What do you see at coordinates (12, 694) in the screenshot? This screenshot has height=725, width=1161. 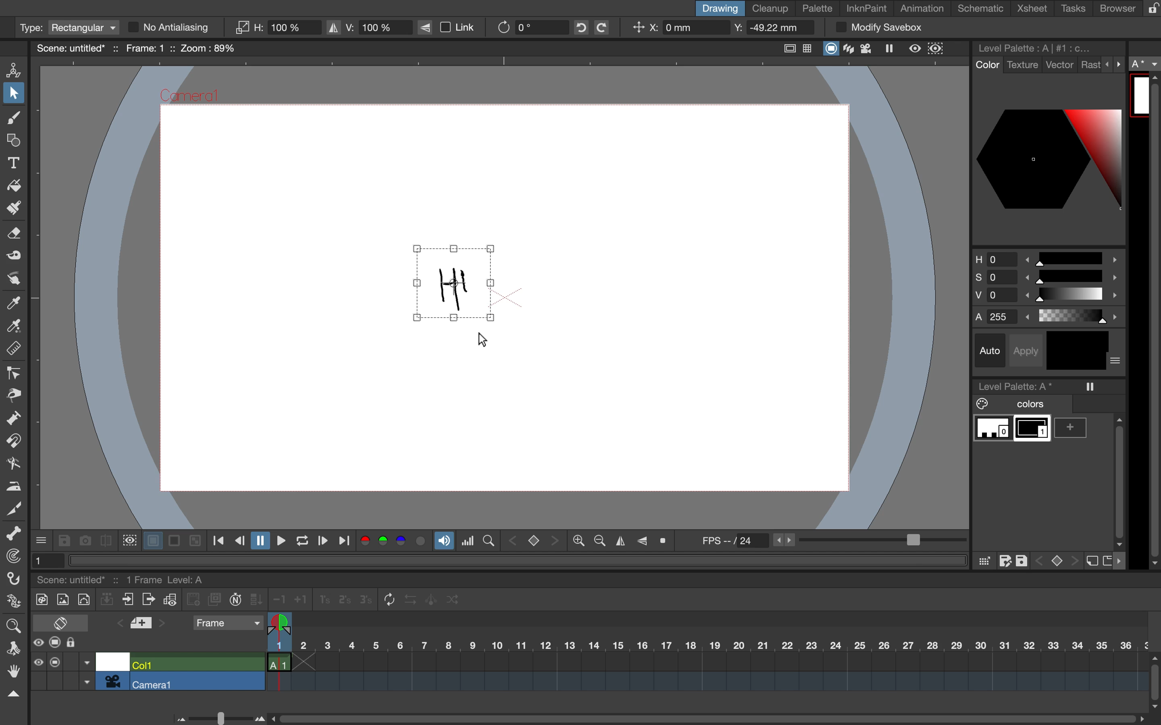 I see `collapse` at bounding box center [12, 694].